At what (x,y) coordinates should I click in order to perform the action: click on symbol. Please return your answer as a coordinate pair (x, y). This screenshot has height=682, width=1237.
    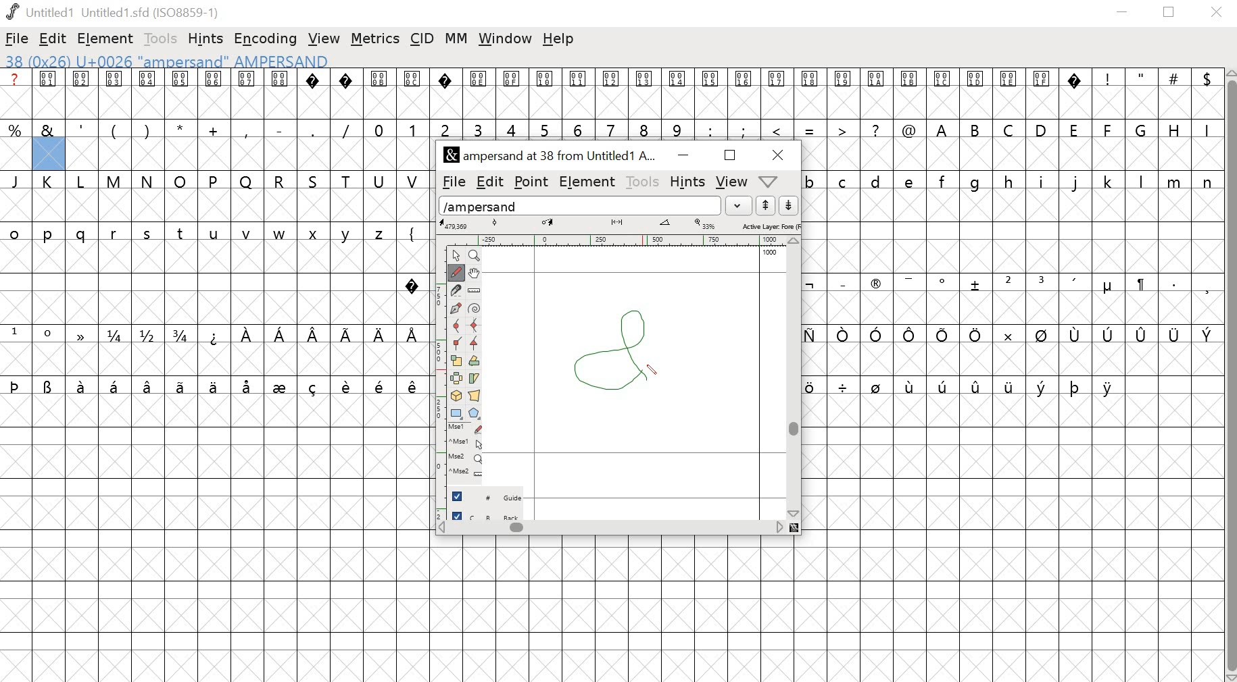
    Looking at the image, I should click on (877, 334).